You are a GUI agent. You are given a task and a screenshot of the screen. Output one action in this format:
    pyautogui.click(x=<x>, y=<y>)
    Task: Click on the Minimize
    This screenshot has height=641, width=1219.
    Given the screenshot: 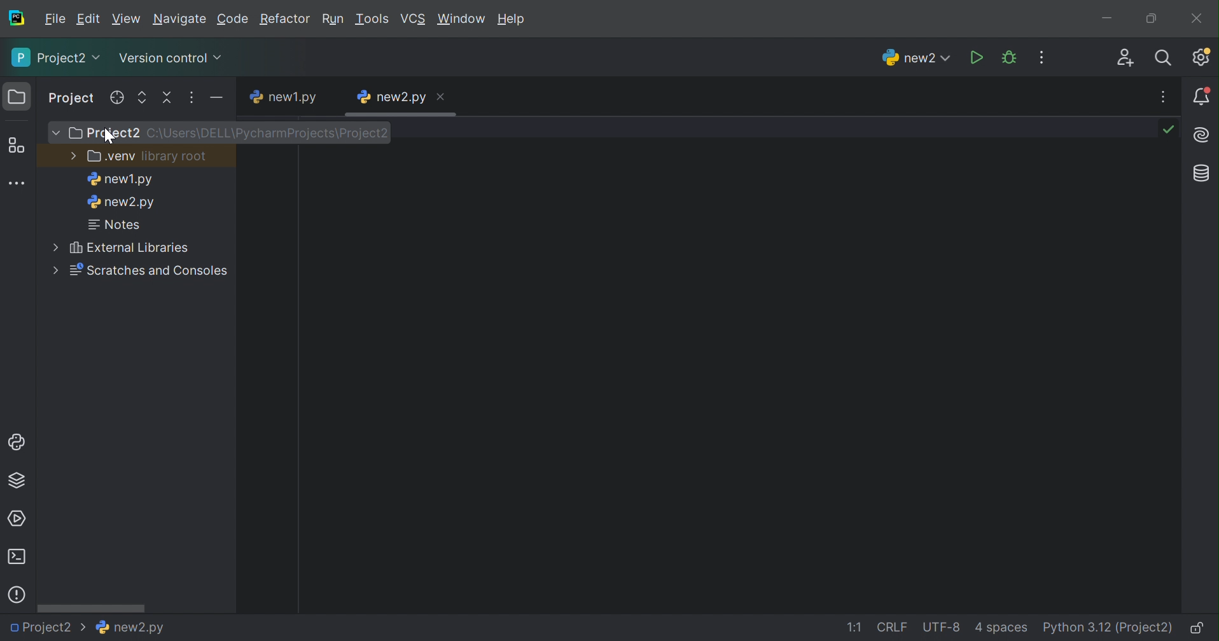 What is the action you would take?
    pyautogui.click(x=1108, y=15)
    